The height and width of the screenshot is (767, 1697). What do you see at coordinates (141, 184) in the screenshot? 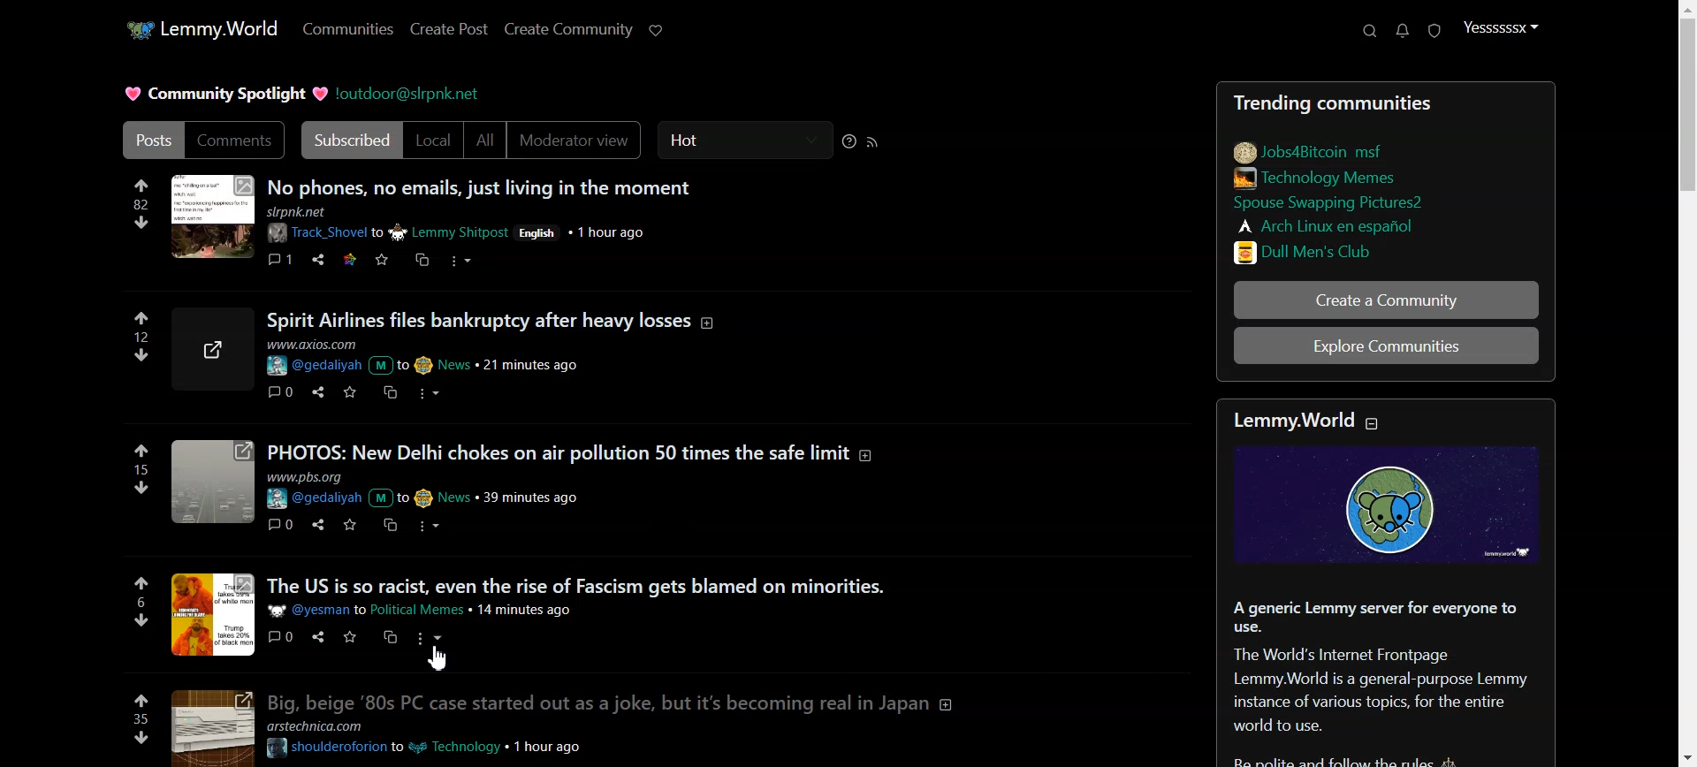
I see `upvote` at bounding box center [141, 184].